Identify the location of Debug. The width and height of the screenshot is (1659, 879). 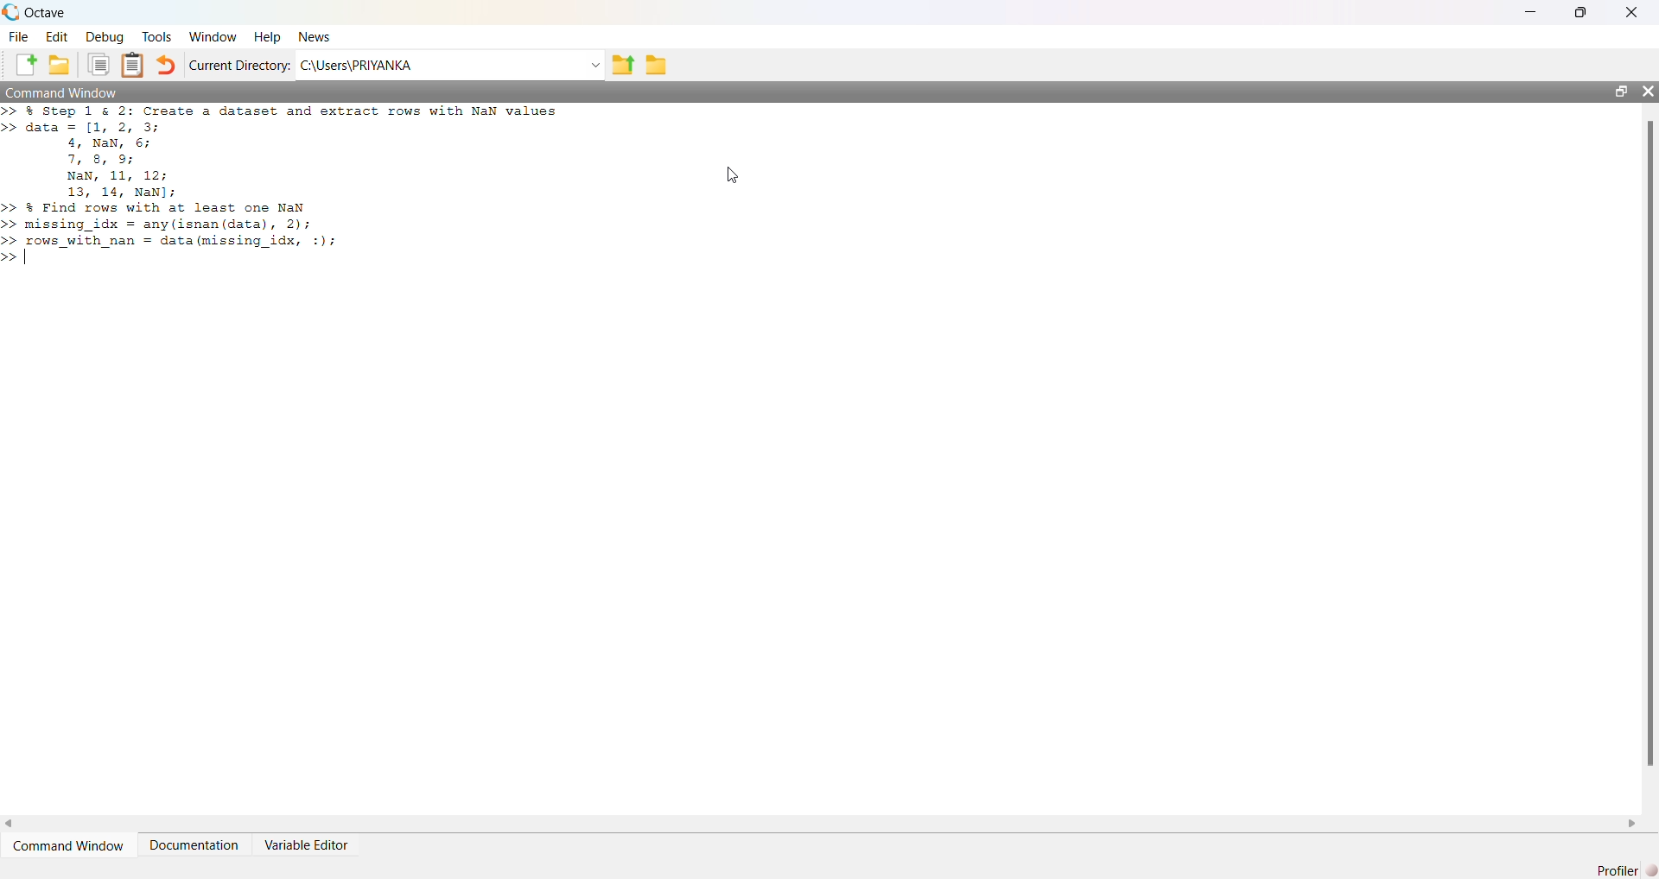
(105, 37).